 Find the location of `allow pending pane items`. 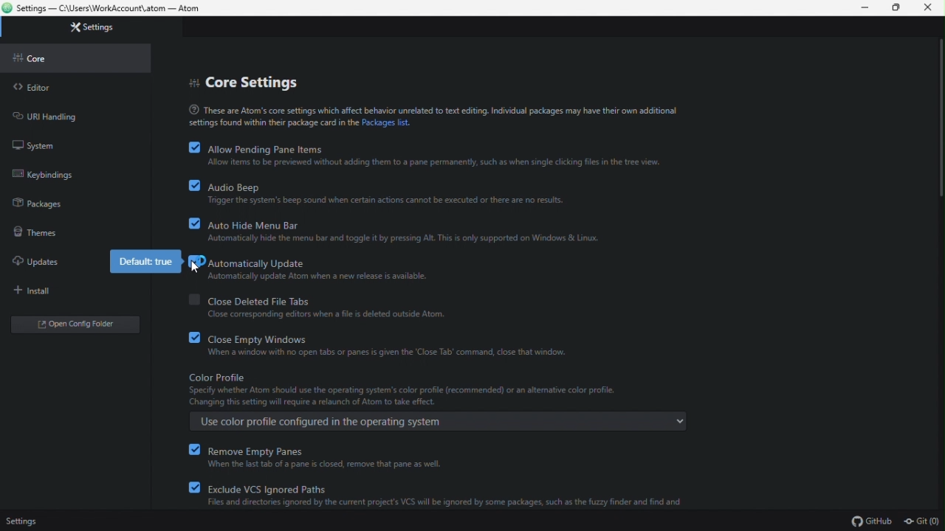

allow pending pane items is located at coordinates (425, 155).